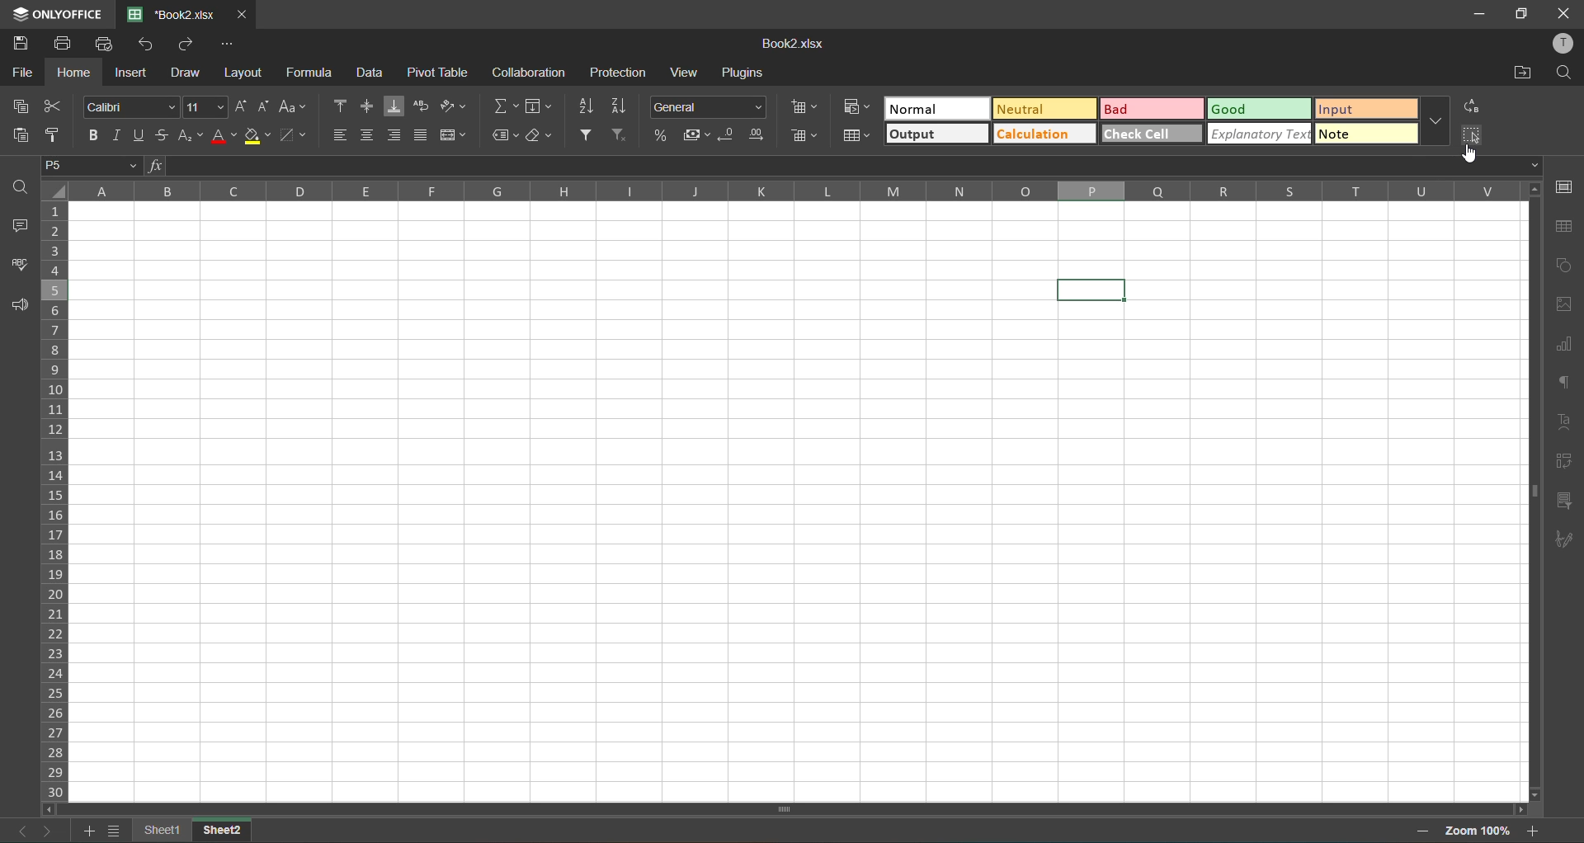  I want to click on spellcheck, so click(19, 267).